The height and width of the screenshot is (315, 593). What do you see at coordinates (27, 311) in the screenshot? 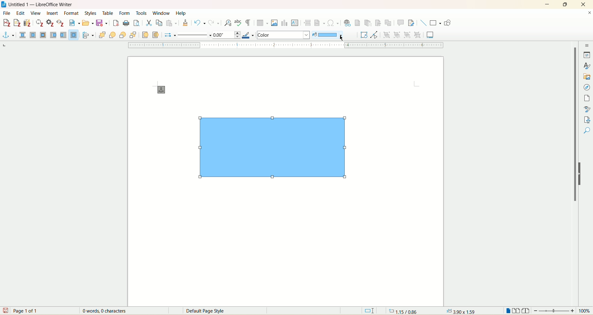
I see `page number` at bounding box center [27, 311].